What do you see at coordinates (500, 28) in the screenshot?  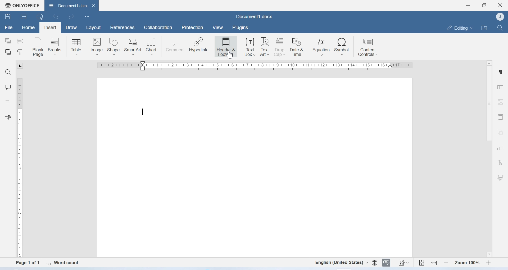 I see `Find` at bounding box center [500, 28].